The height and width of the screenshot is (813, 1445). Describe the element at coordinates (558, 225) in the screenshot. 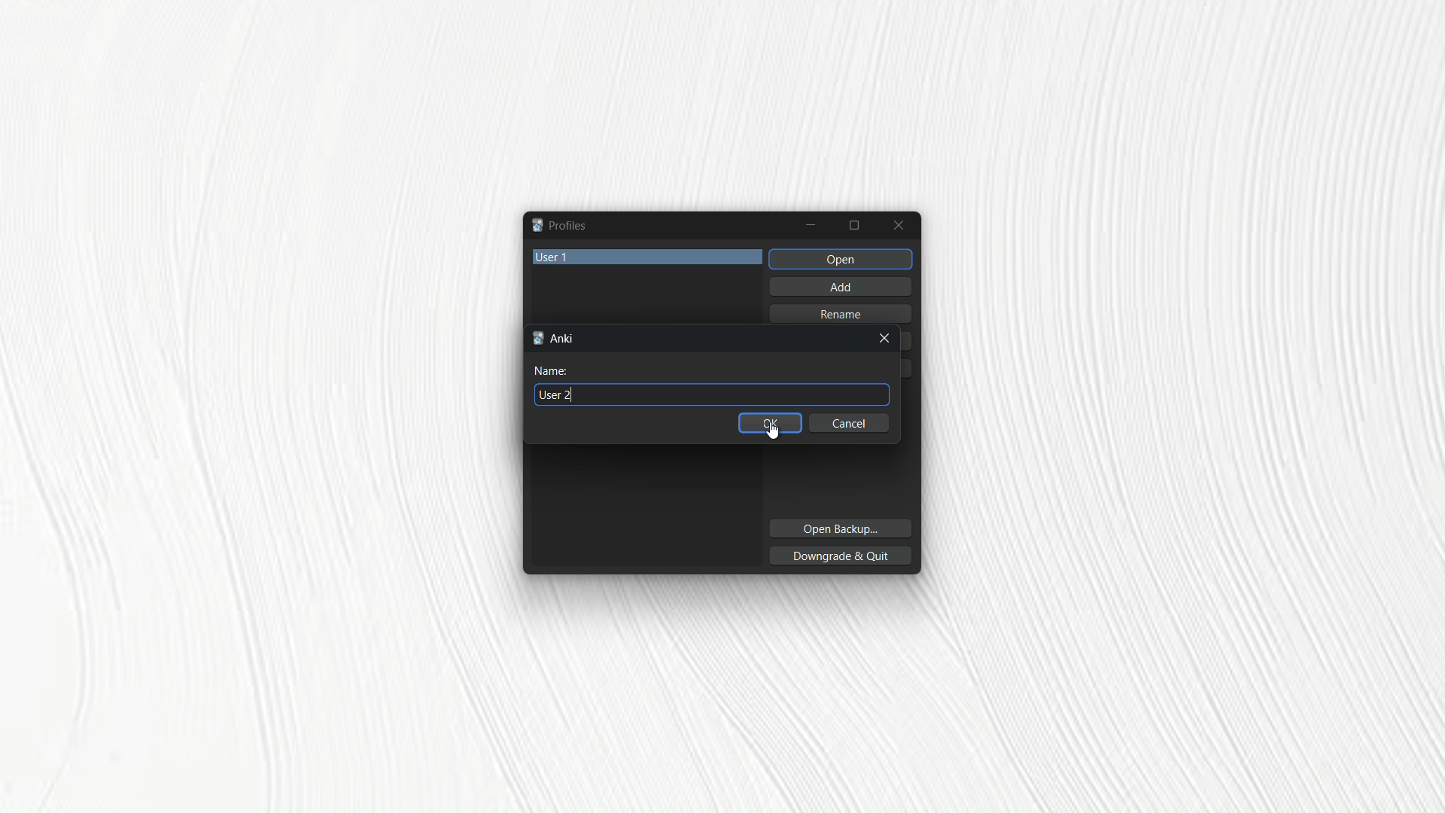

I see `Profile` at that location.